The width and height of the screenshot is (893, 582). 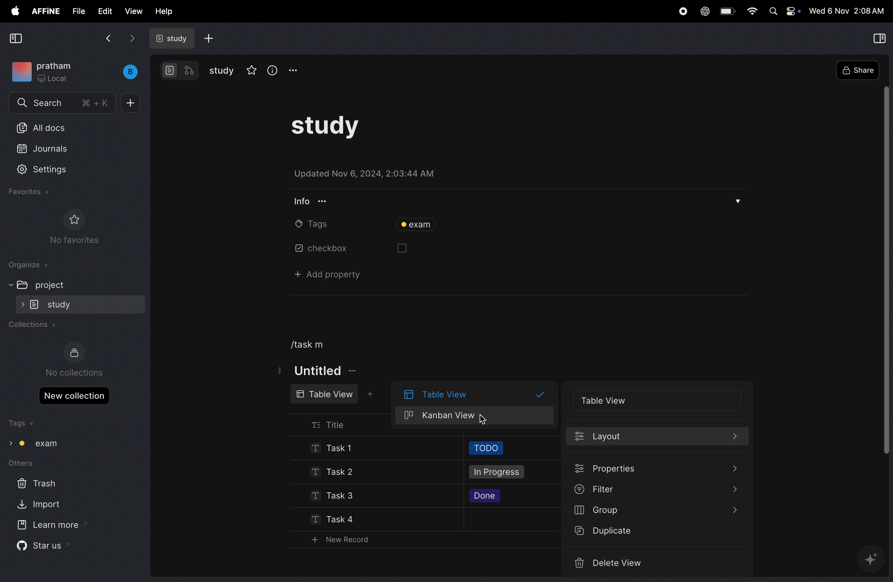 What do you see at coordinates (73, 396) in the screenshot?
I see `new collections` at bounding box center [73, 396].